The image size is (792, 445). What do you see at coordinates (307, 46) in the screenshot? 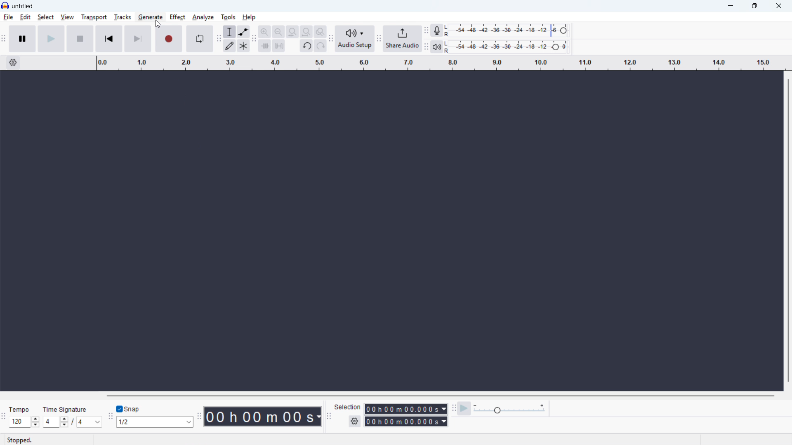
I see `Undo ` at bounding box center [307, 46].